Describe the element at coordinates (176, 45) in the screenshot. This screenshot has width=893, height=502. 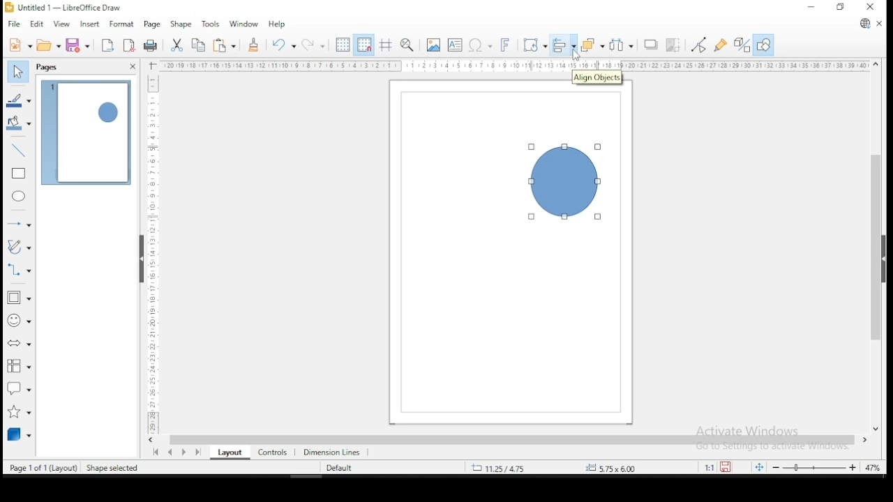
I see `cut` at that location.